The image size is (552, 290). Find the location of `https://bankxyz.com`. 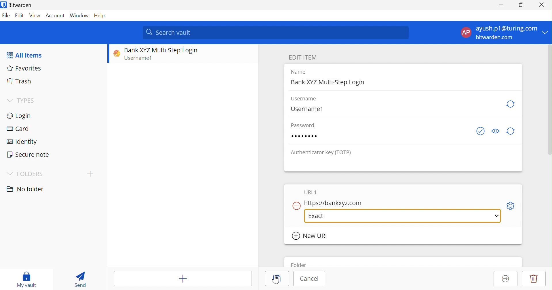

https://bankxyz.com is located at coordinates (334, 203).